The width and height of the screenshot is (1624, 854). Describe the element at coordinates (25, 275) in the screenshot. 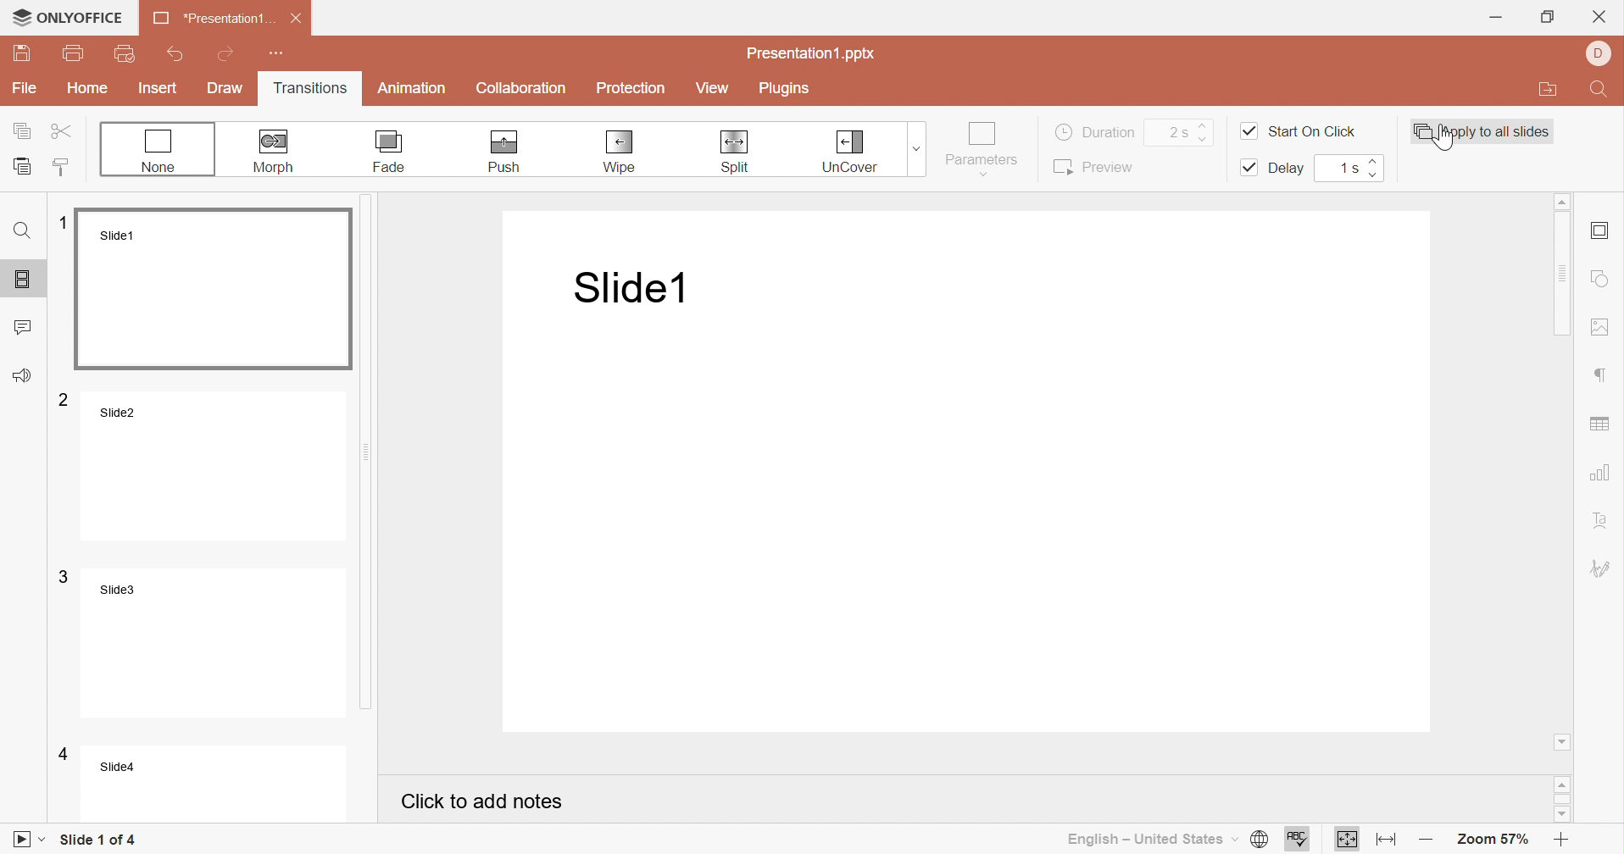

I see `Slides` at that location.